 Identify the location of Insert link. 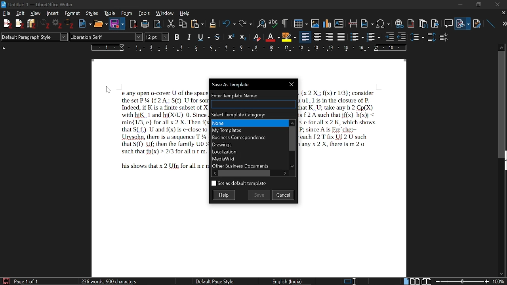
(399, 22).